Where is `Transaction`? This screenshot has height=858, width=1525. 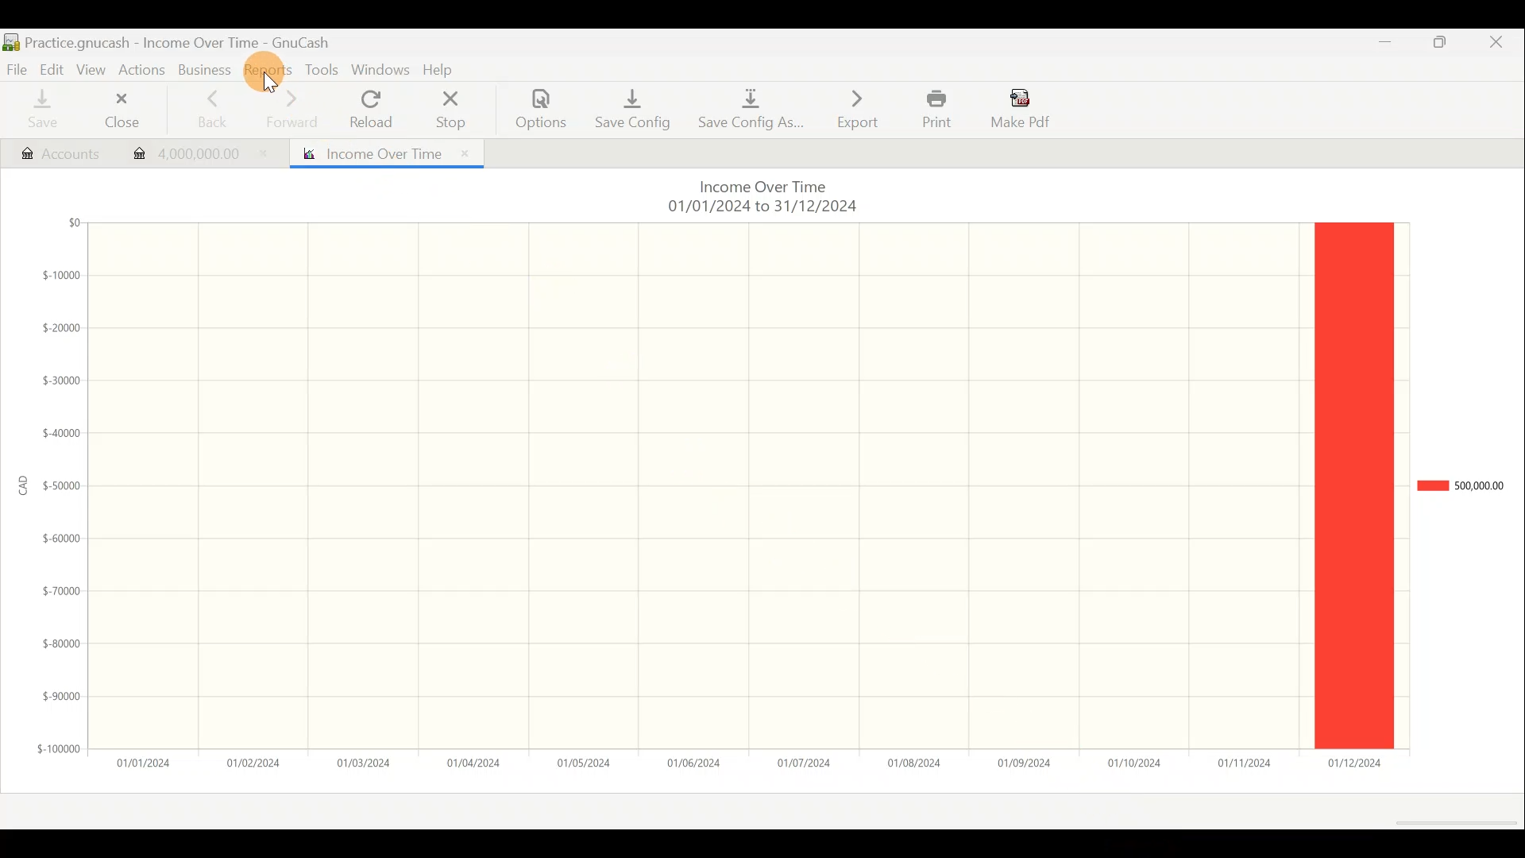 Transaction is located at coordinates (192, 152).